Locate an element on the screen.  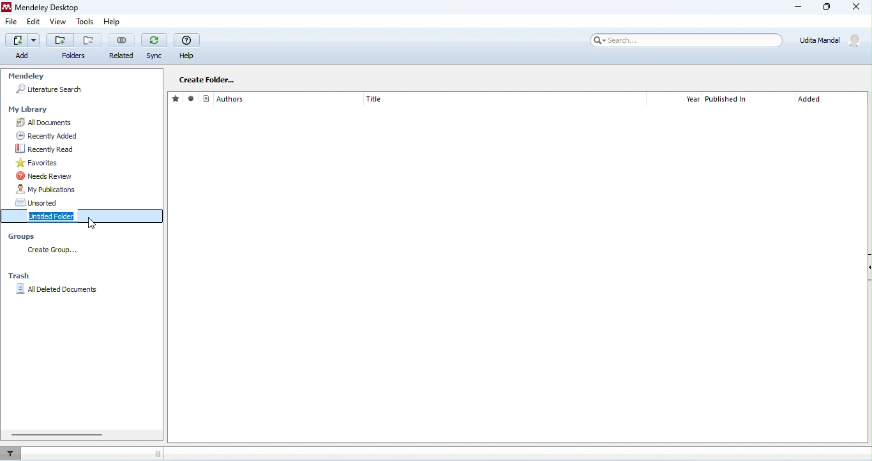
my publication is located at coordinates (87, 190).